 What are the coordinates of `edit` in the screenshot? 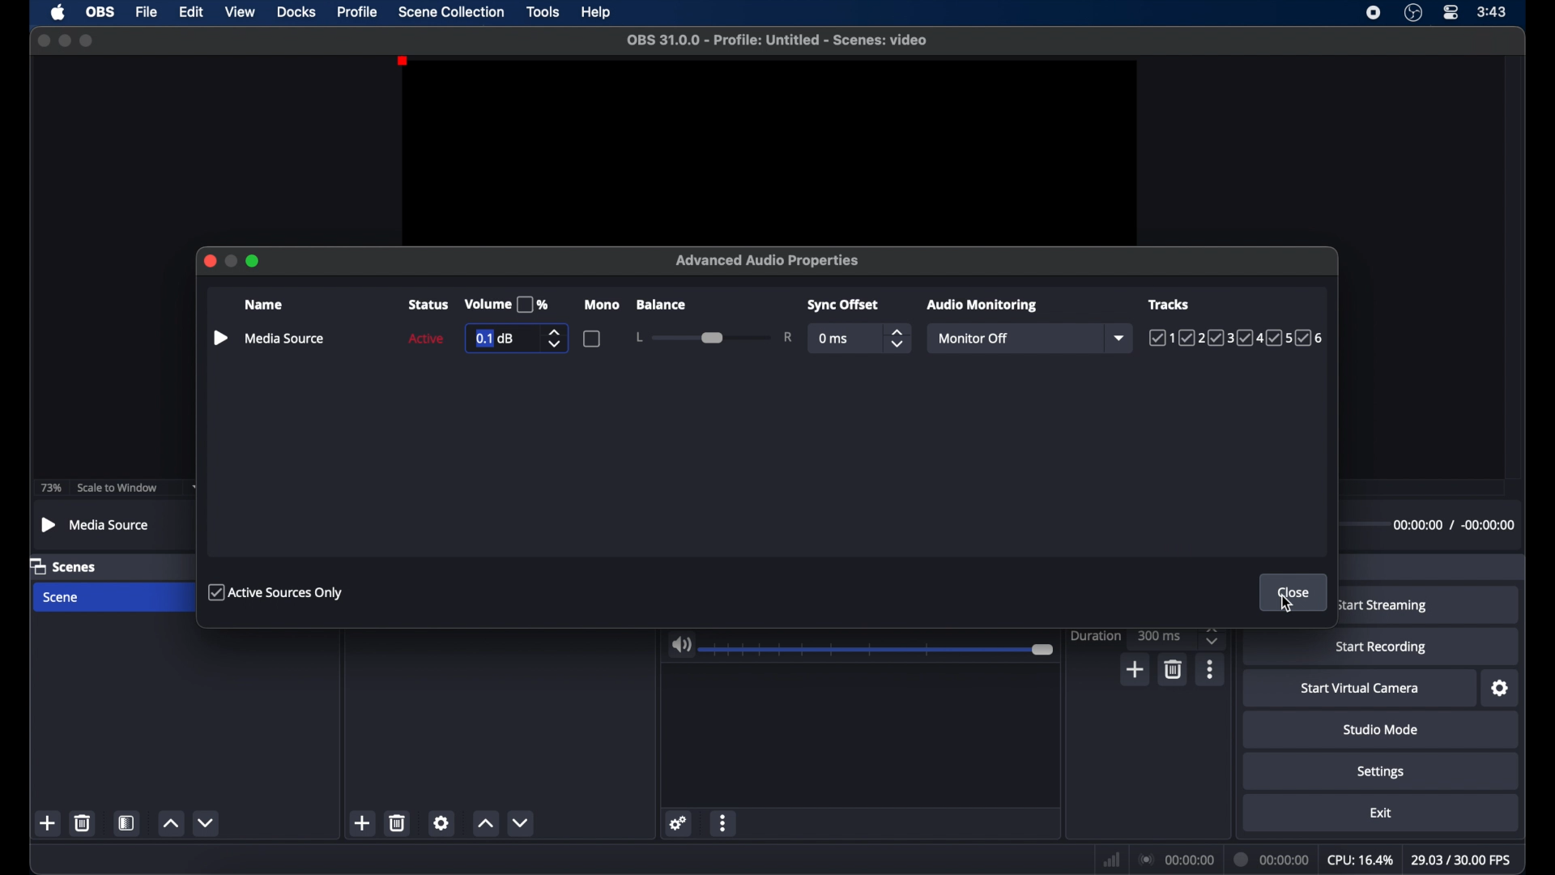 It's located at (190, 12).